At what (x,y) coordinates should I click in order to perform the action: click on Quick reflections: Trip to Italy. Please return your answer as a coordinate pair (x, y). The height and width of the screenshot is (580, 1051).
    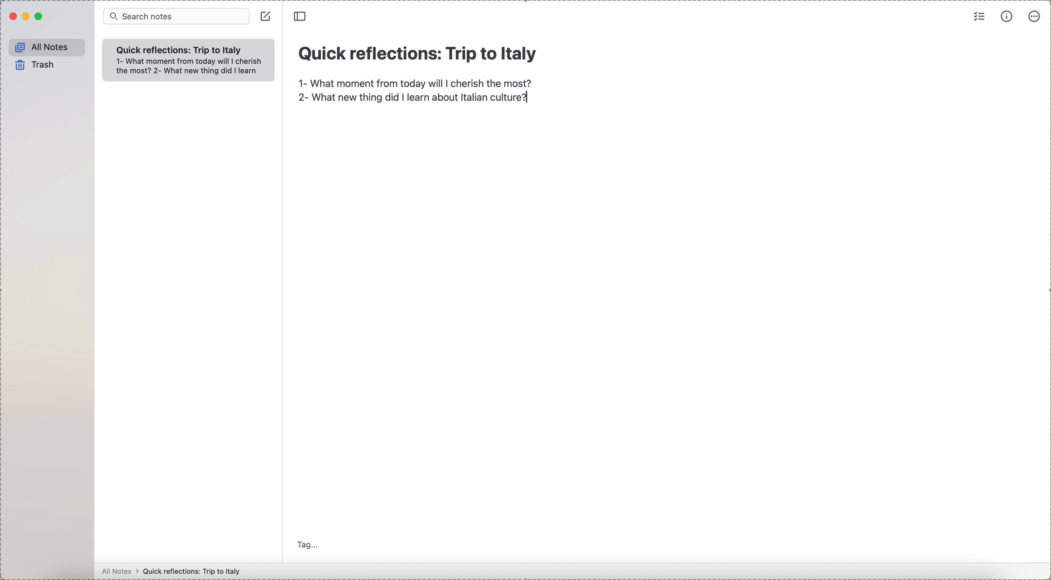
    Looking at the image, I should click on (195, 572).